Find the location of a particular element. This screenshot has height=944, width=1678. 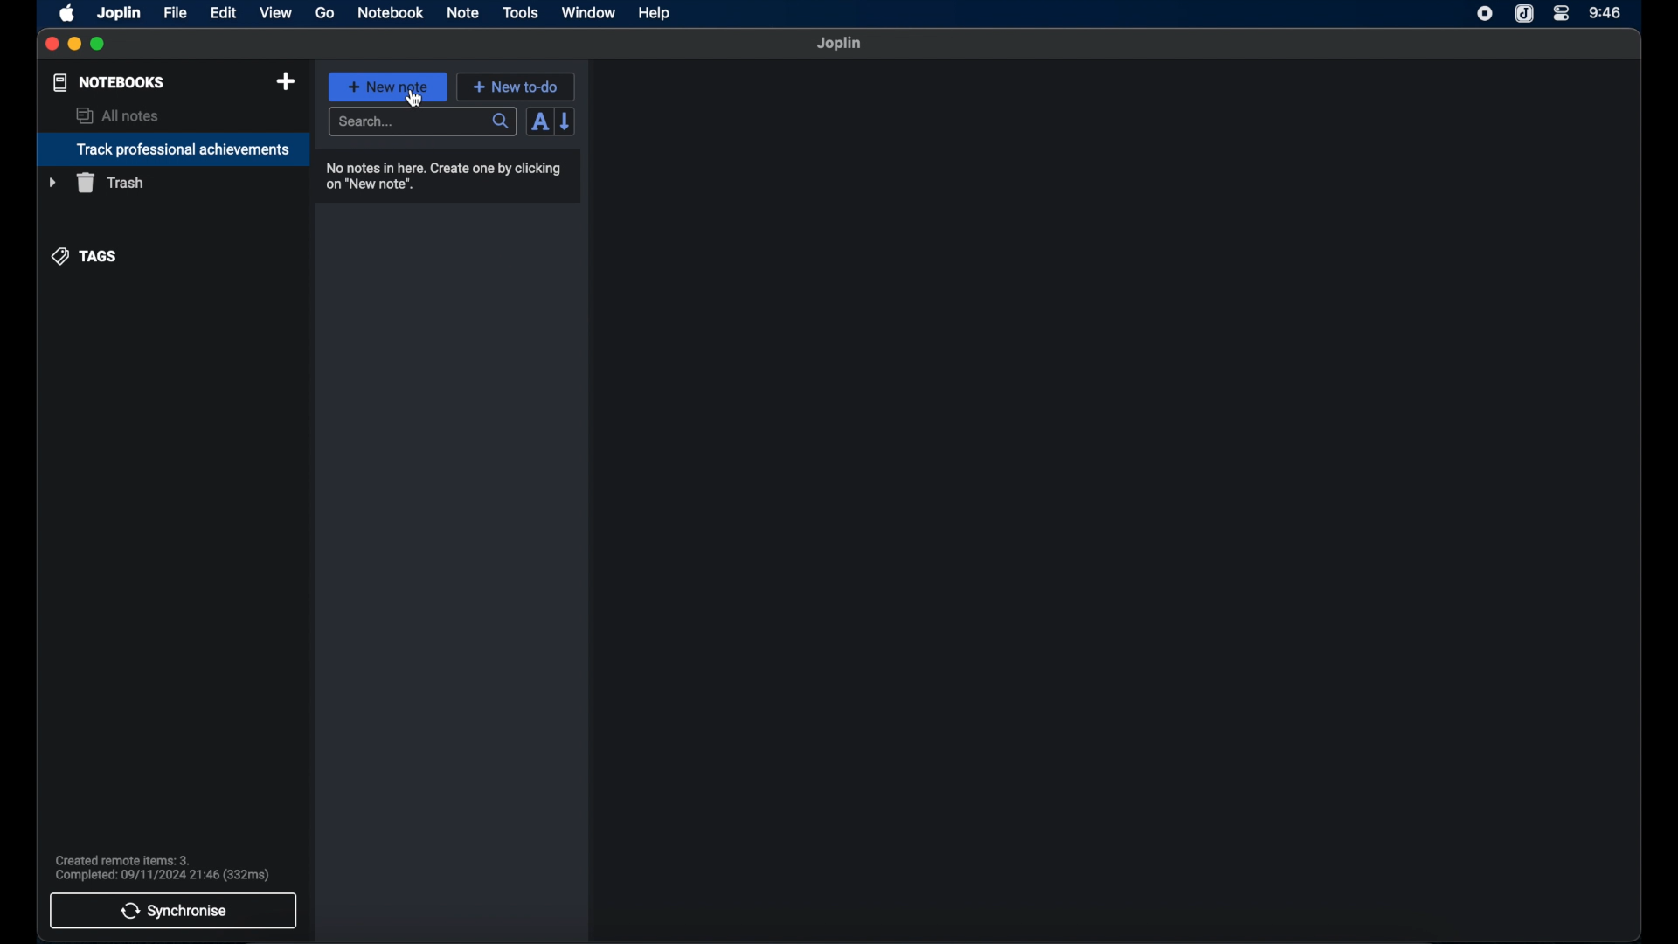

minimize is located at coordinates (75, 45).